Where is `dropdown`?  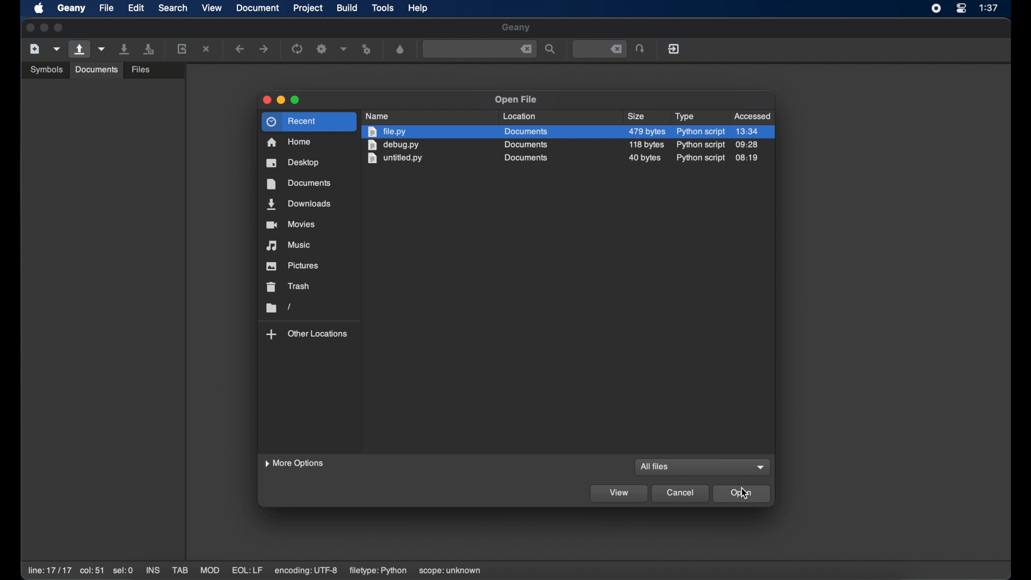
dropdown is located at coordinates (761, 467).